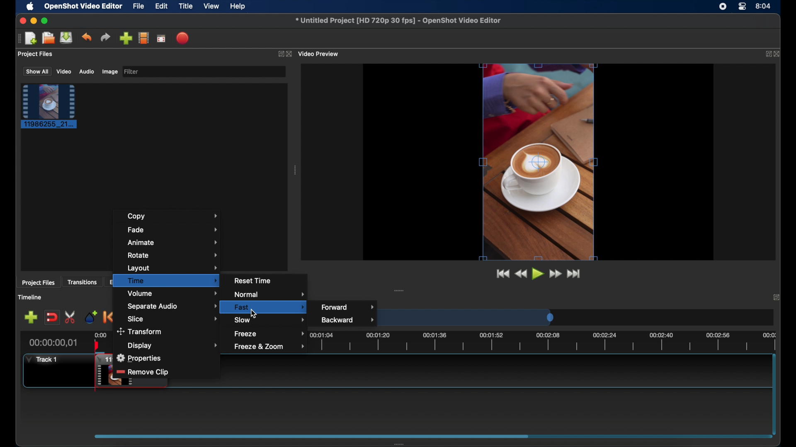 The image size is (796, 447). I want to click on expand, so click(280, 54).